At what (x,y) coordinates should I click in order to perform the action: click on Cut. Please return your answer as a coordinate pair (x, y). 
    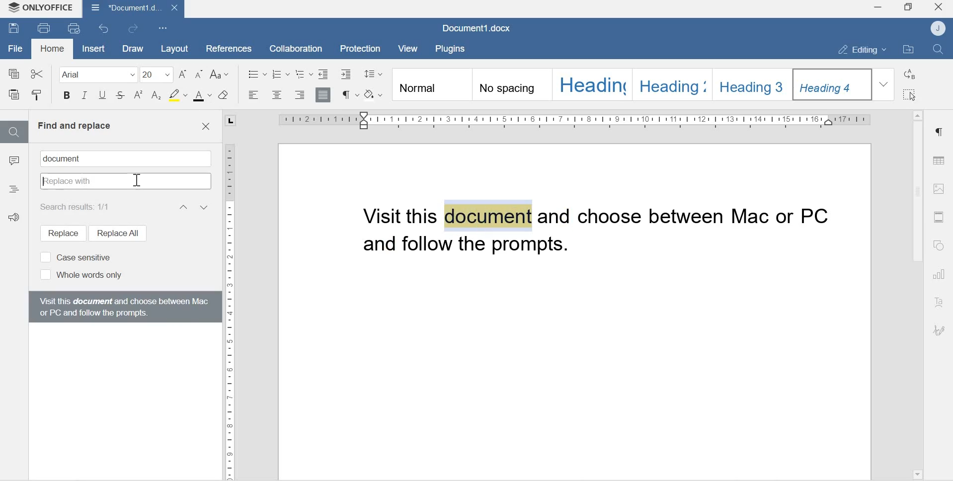
    Looking at the image, I should click on (37, 72).